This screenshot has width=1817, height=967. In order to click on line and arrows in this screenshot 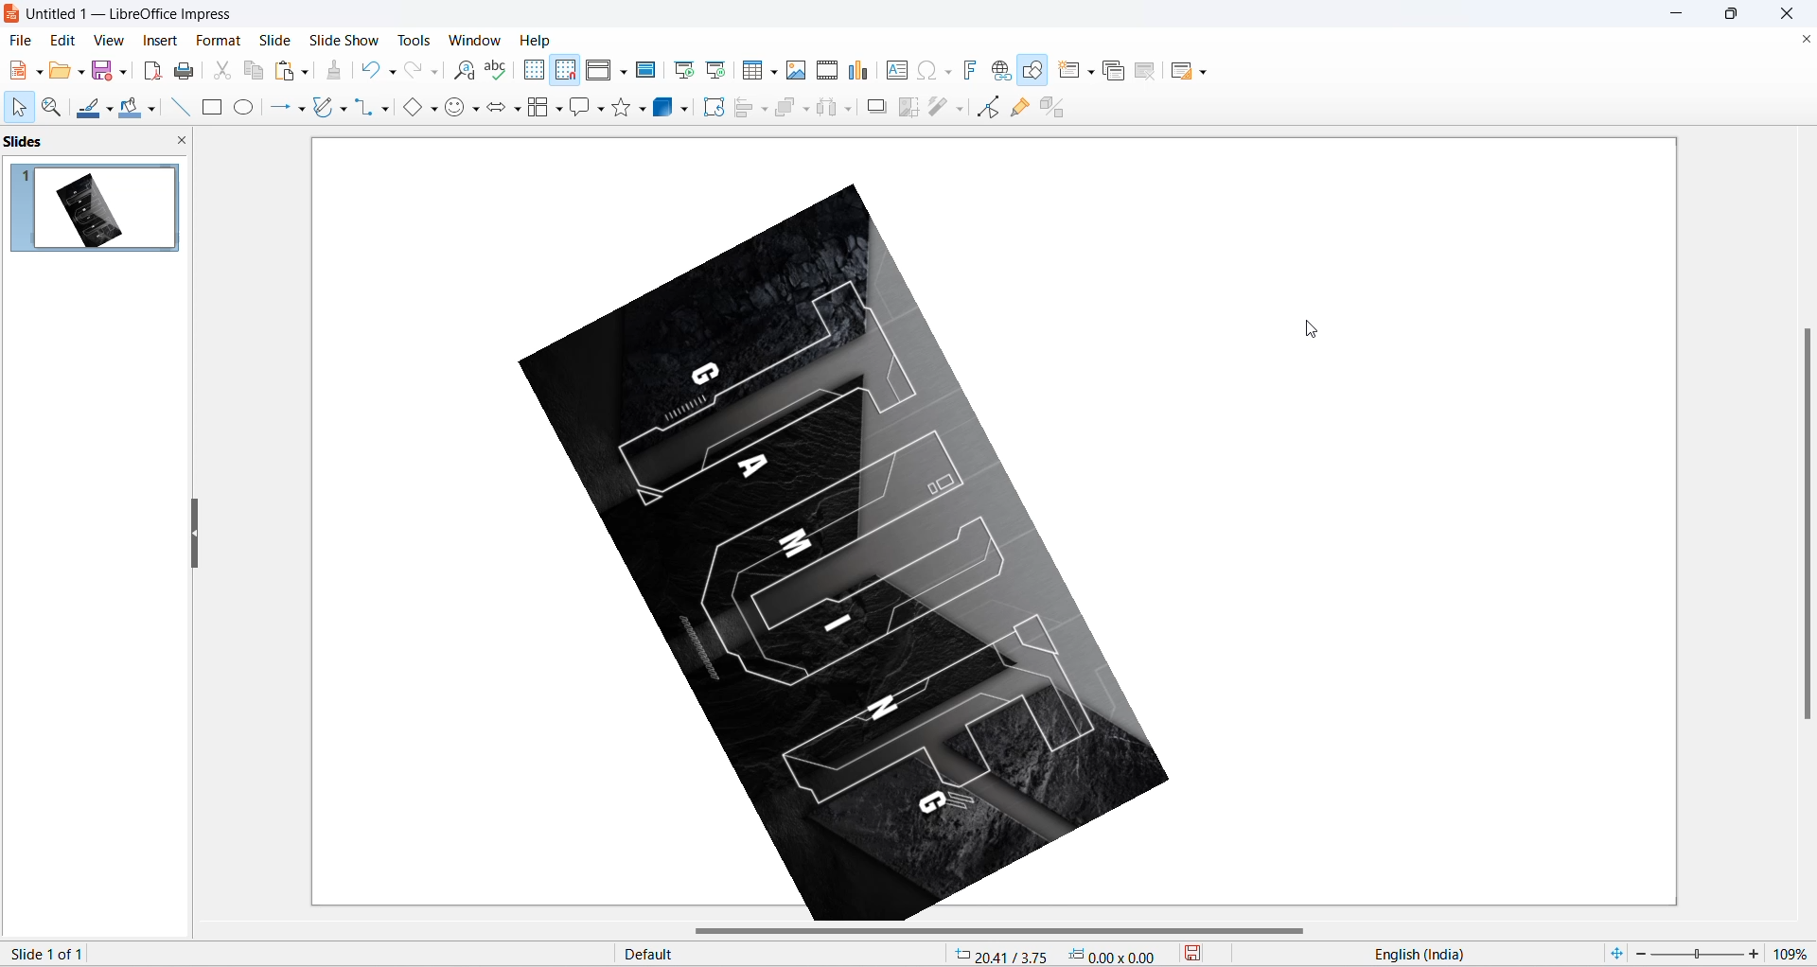, I will do `click(276, 108)`.